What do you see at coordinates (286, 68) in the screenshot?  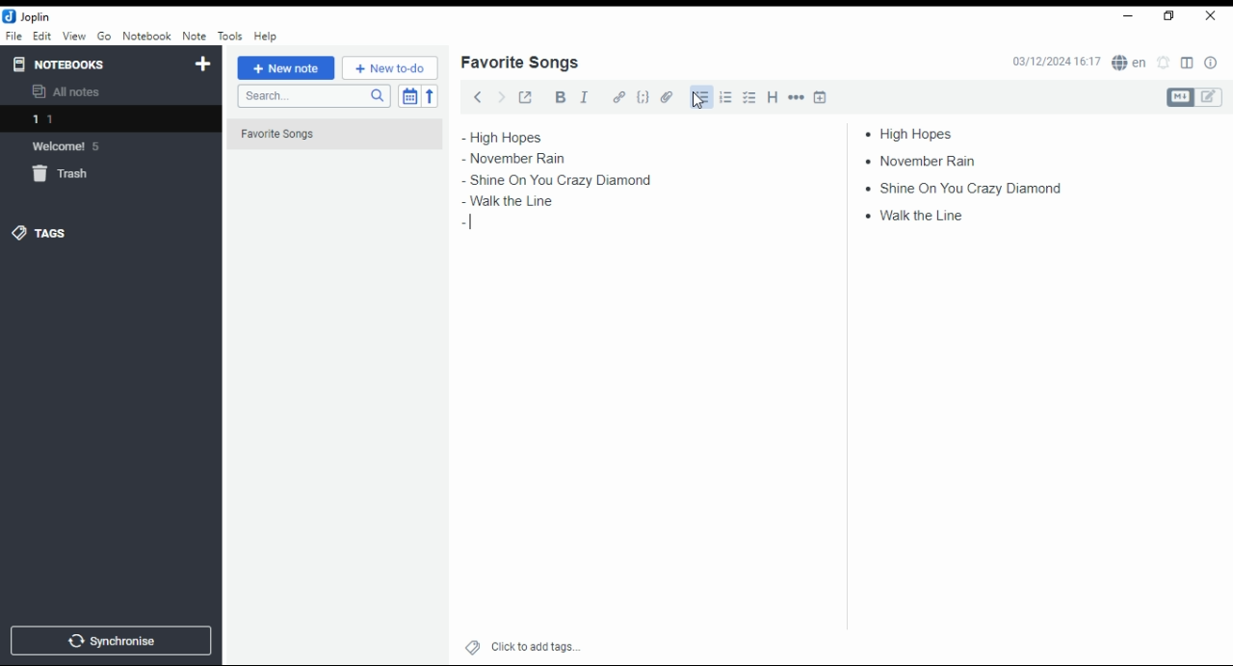 I see `new note` at bounding box center [286, 68].